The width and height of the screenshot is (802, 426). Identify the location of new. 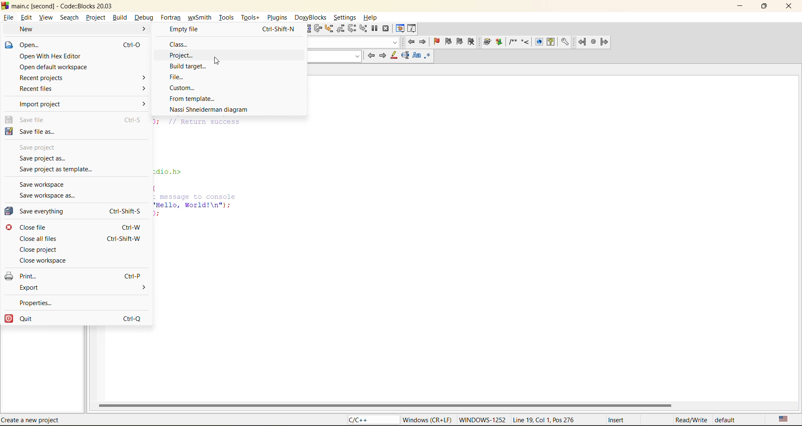
(33, 29).